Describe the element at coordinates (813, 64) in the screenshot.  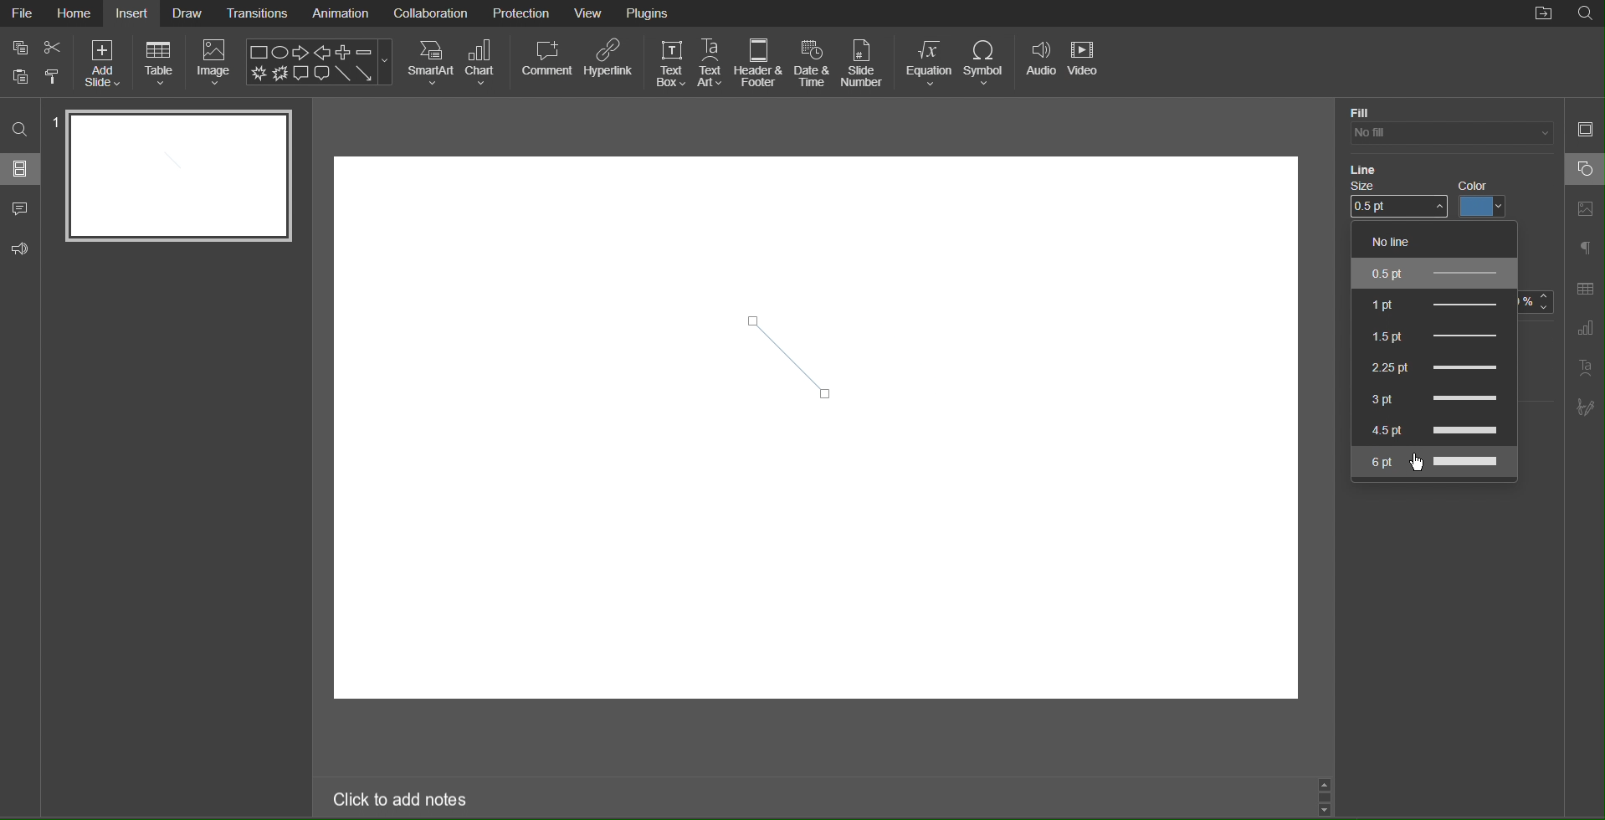
I see `Date & Time` at that location.